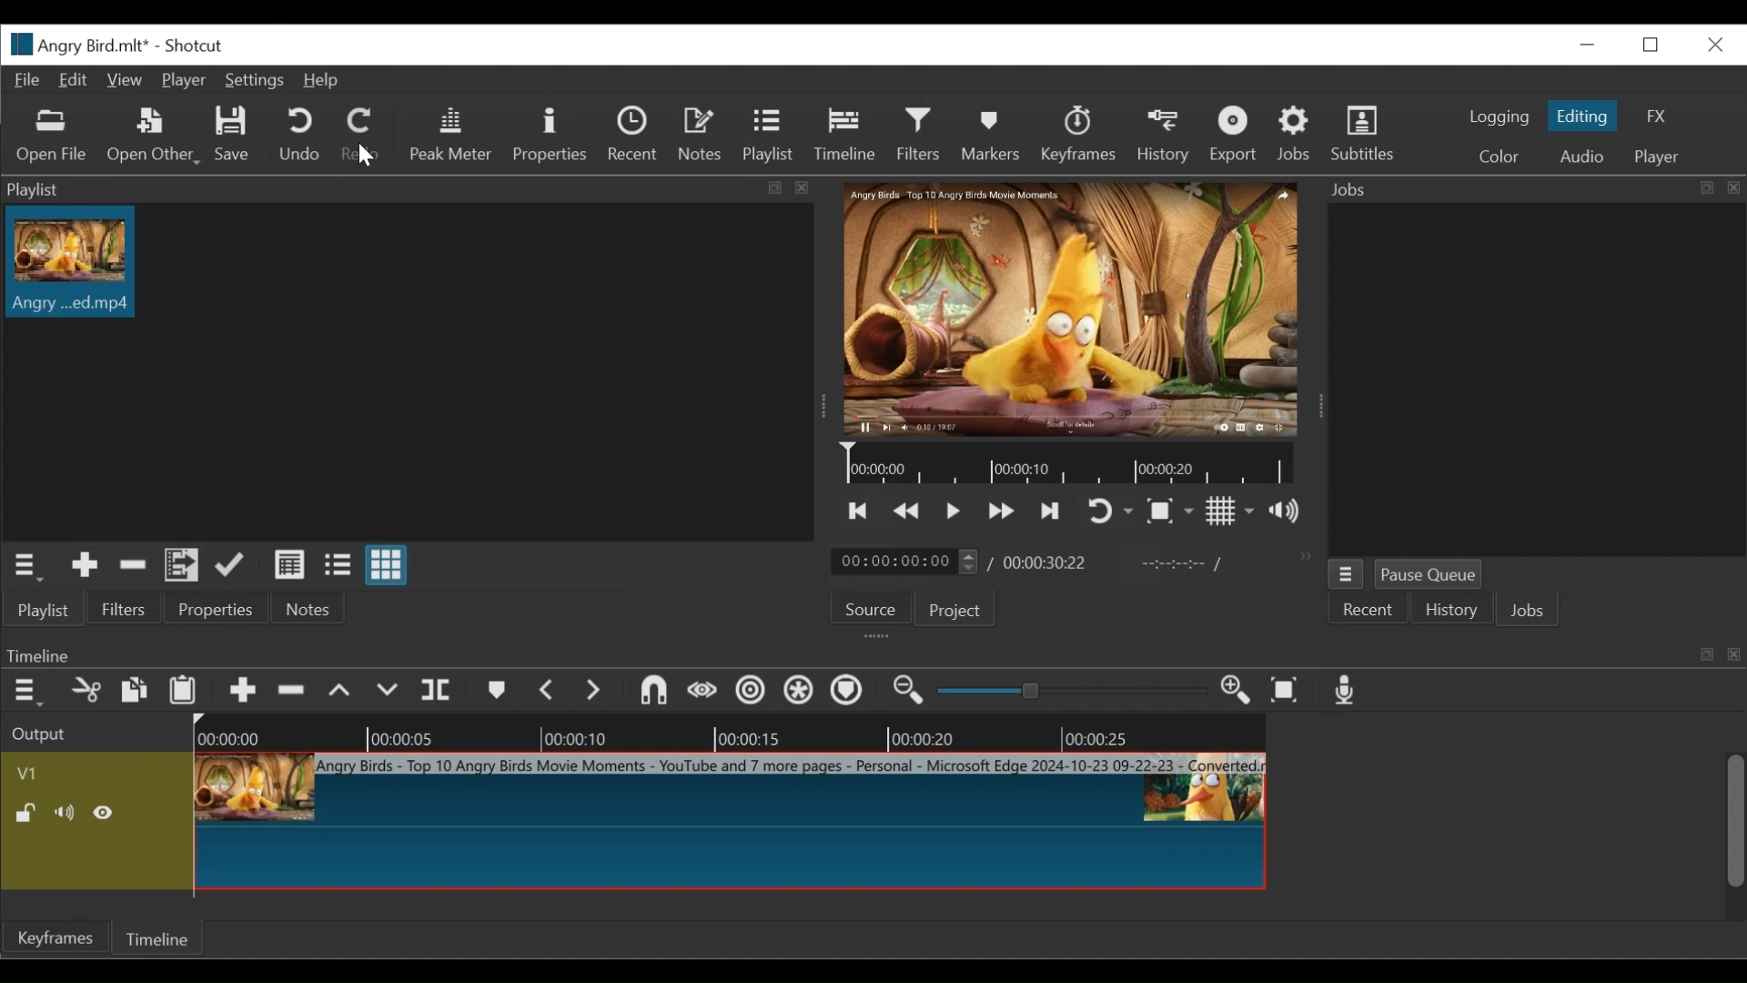 Image resolution: width=1747 pixels, height=983 pixels. Describe the element at coordinates (1346, 573) in the screenshot. I see `Jobs menu` at that location.